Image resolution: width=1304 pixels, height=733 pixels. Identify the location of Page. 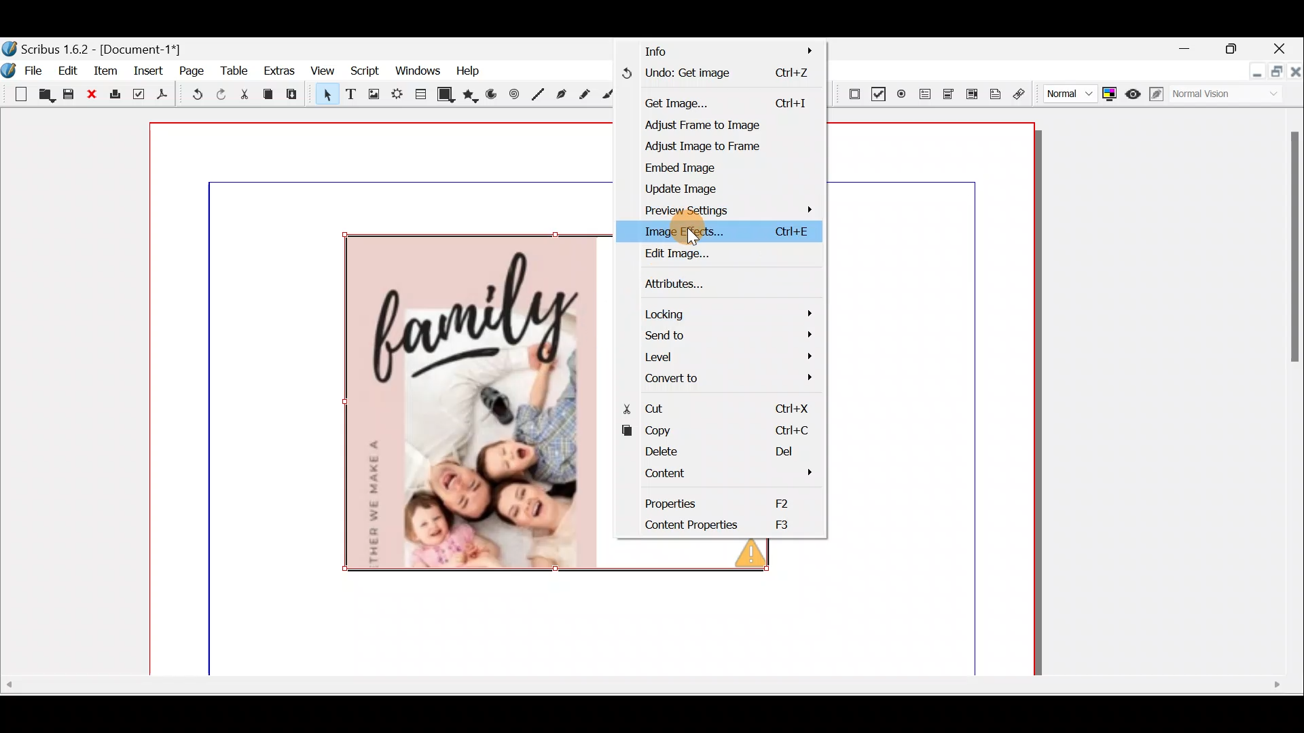
(192, 70).